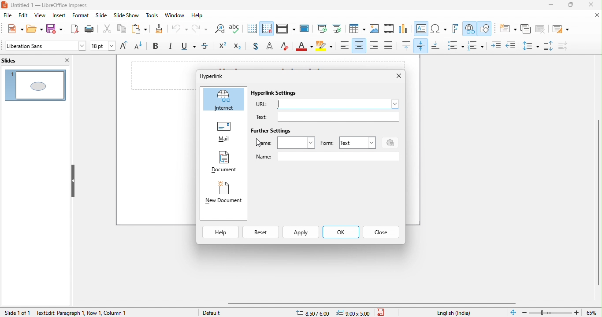 Image resolution: width=602 pixels, height=317 pixels. Describe the element at coordinates (436, 46) in the screenshot. I see `align bottom` at that location.